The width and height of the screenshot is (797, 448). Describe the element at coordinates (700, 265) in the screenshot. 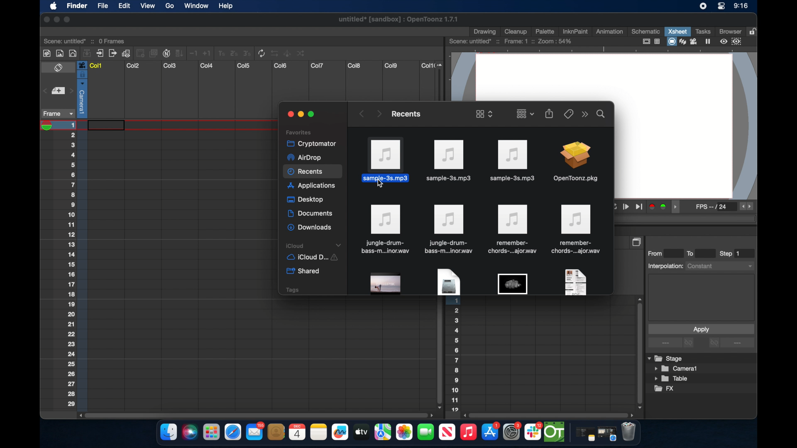

I see `interpolations` at that location.